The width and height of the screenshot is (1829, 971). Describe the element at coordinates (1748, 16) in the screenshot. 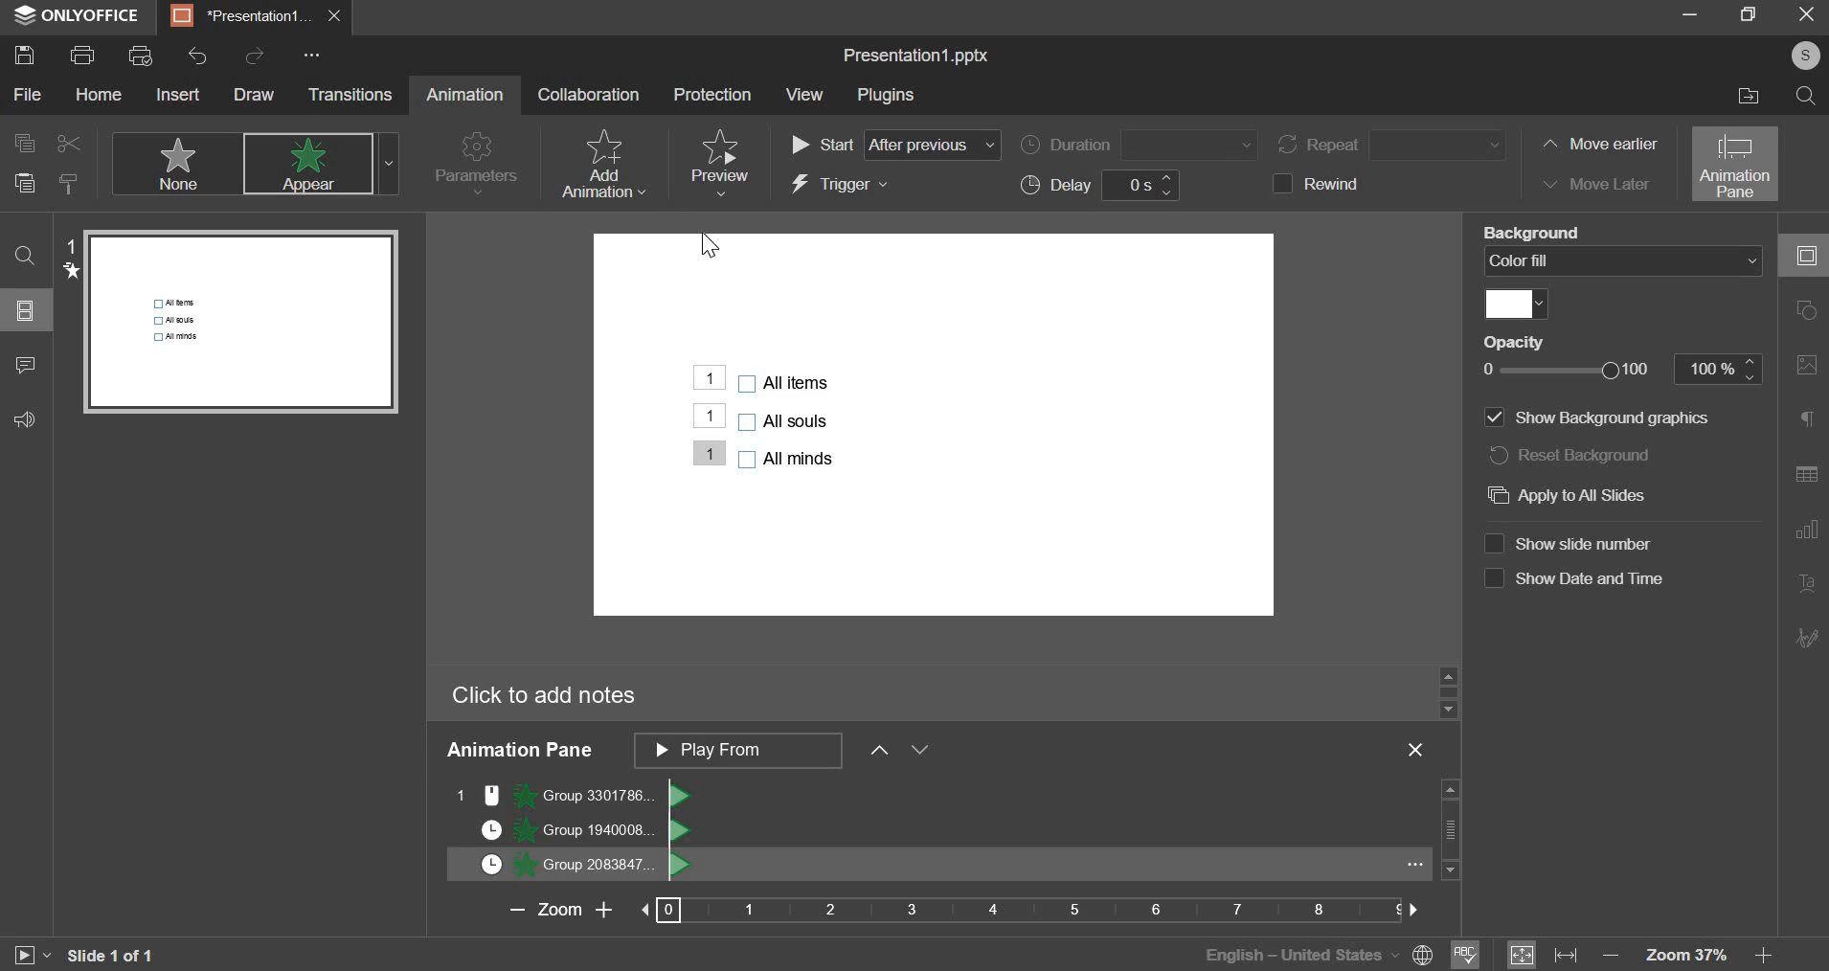

I see `maximize` at that location.